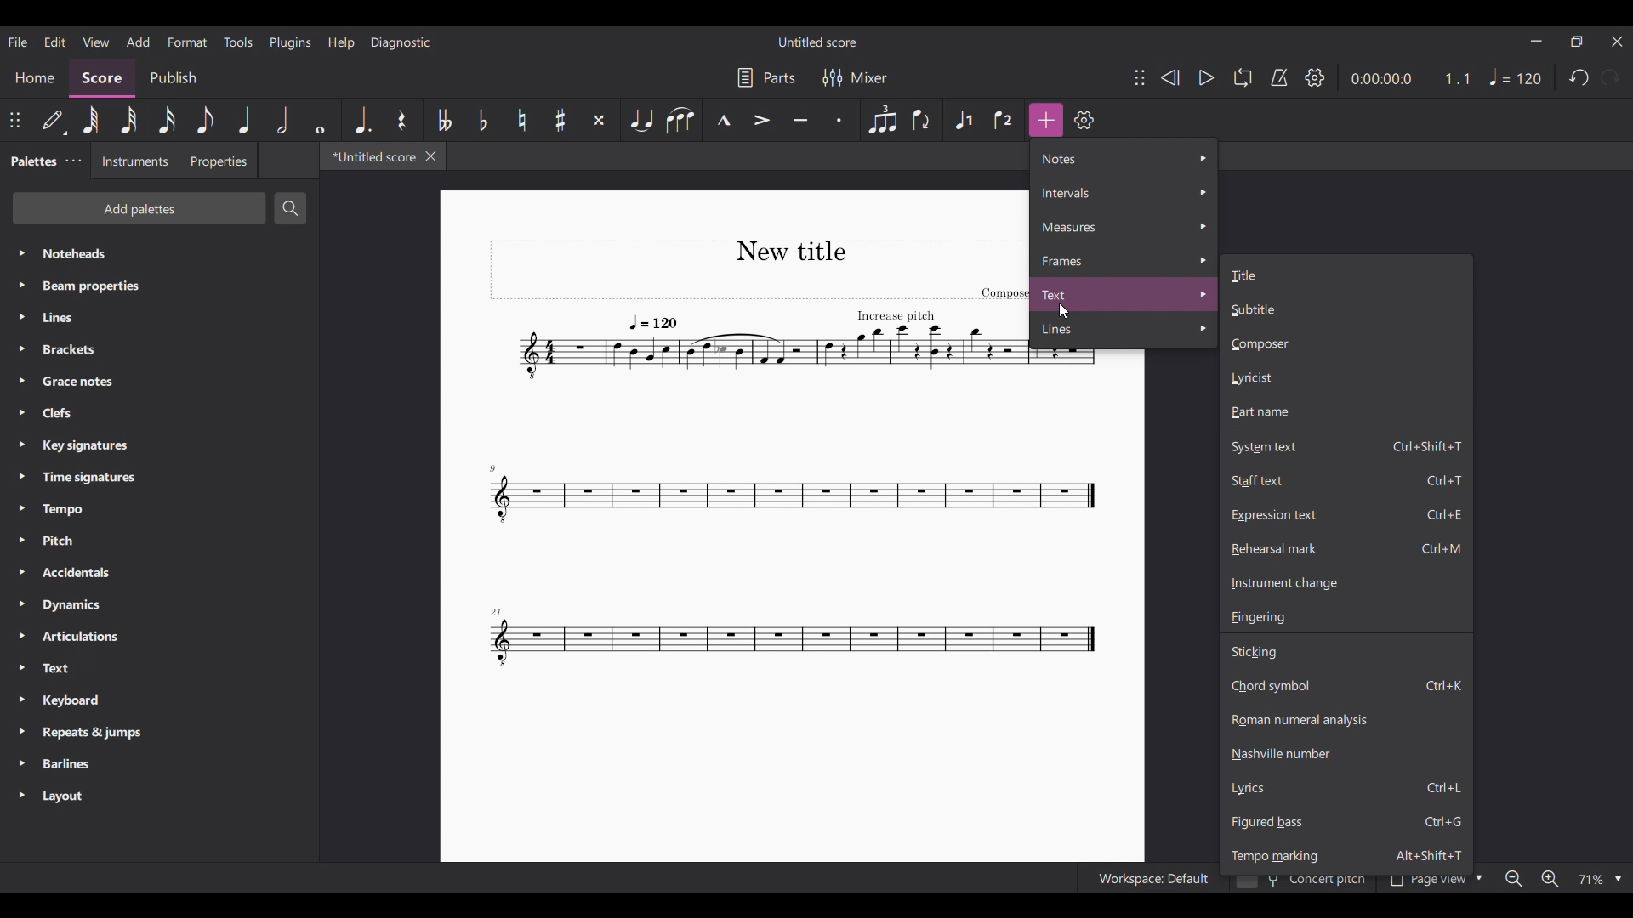 The height and width of the screenshot is (918, 1633). I want to click on Palette settings, so click(73, 161).